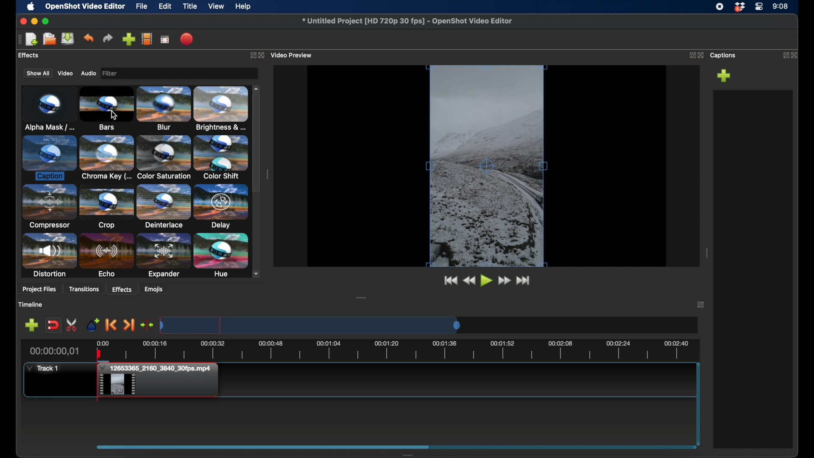 Image resolution: width=814 pixels, height=458 pixels. Describe the element at coordinates (293, 54) in the screenshot. I see `video preview` at that location.